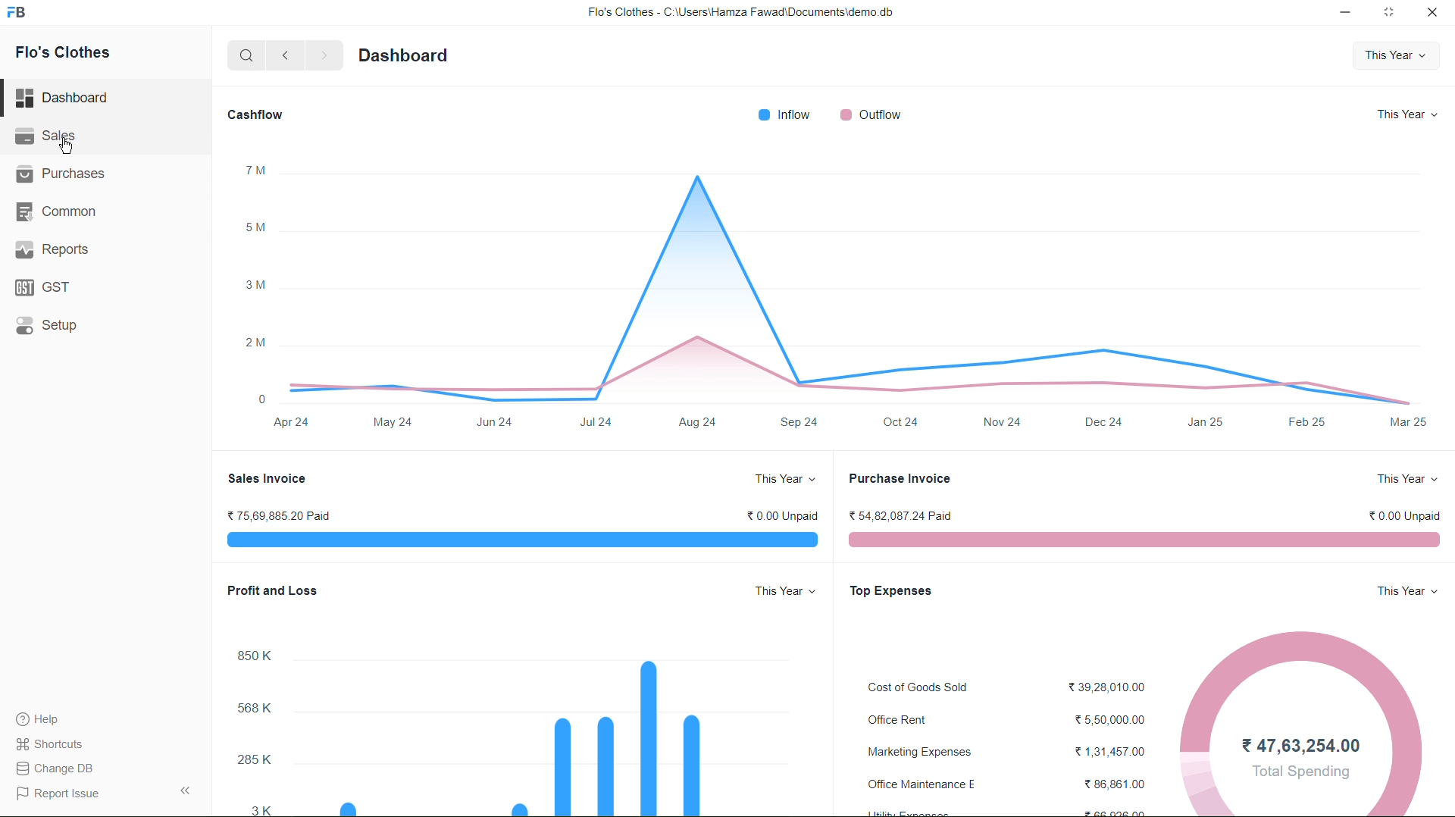 This screenshot has height=817, width=1455. What do you see at coordinates (699, 422) in the screenshot?
I see `Aug 24` at bounding box center [699, 422].